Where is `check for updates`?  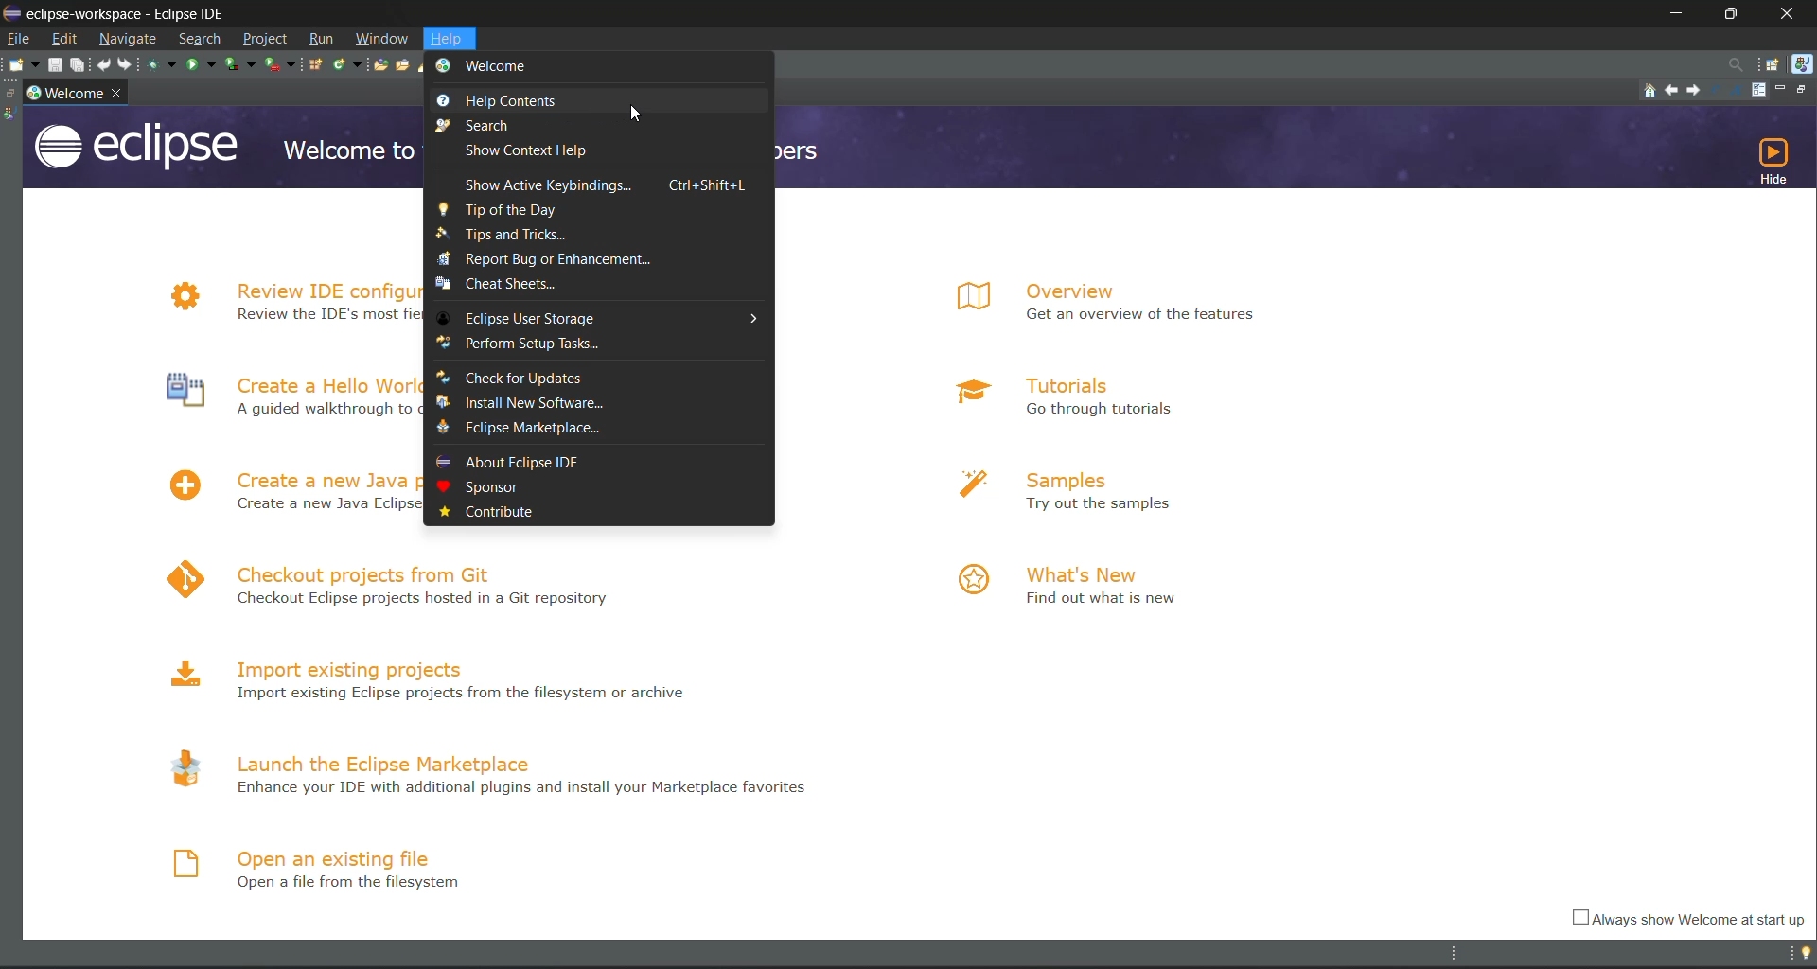 check for updates is located at coordinates (534, 377).